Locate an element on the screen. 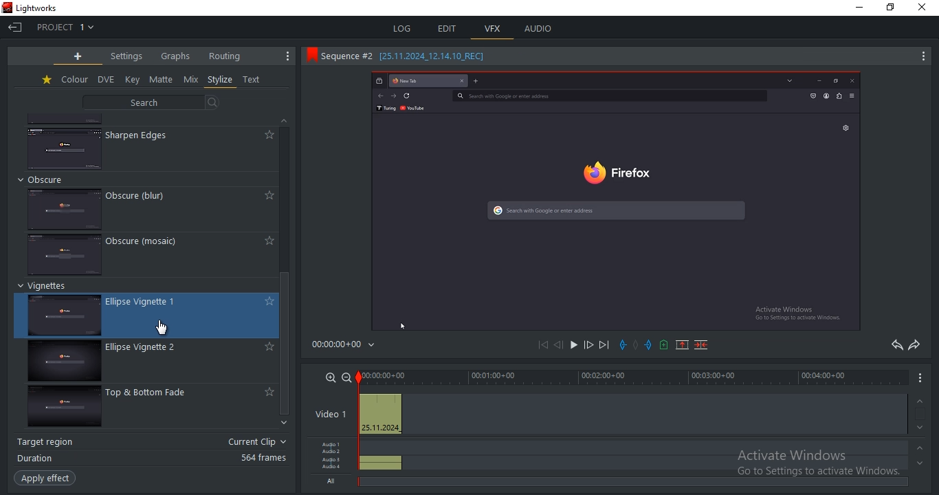 This screenshot has width=939, height=495. selection cursor is located at coordinates (163, 327).